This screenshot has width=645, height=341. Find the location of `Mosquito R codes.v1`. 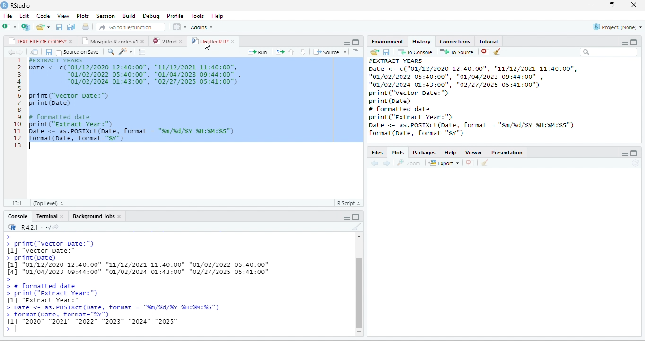

Mosquito R codes.v1 is located at coordinates (110, 41).